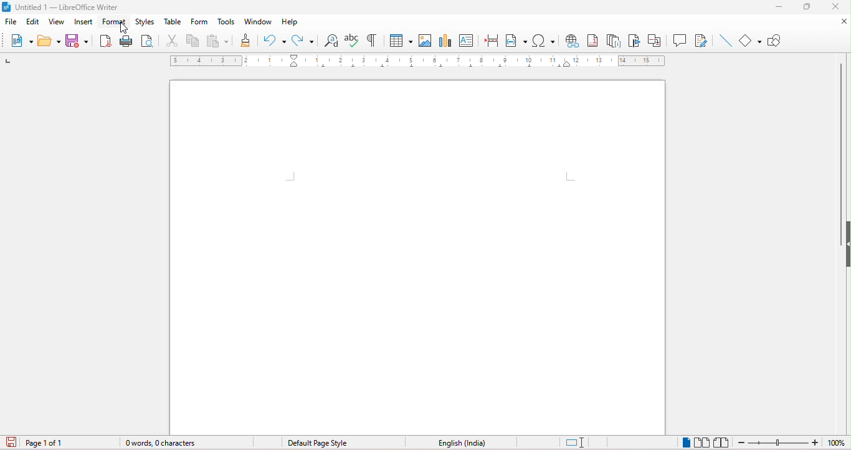 This screenshot has height=450, width=851. Describe the element at coordinates (699, 40) in the screenshot. I see `show track` at that location.